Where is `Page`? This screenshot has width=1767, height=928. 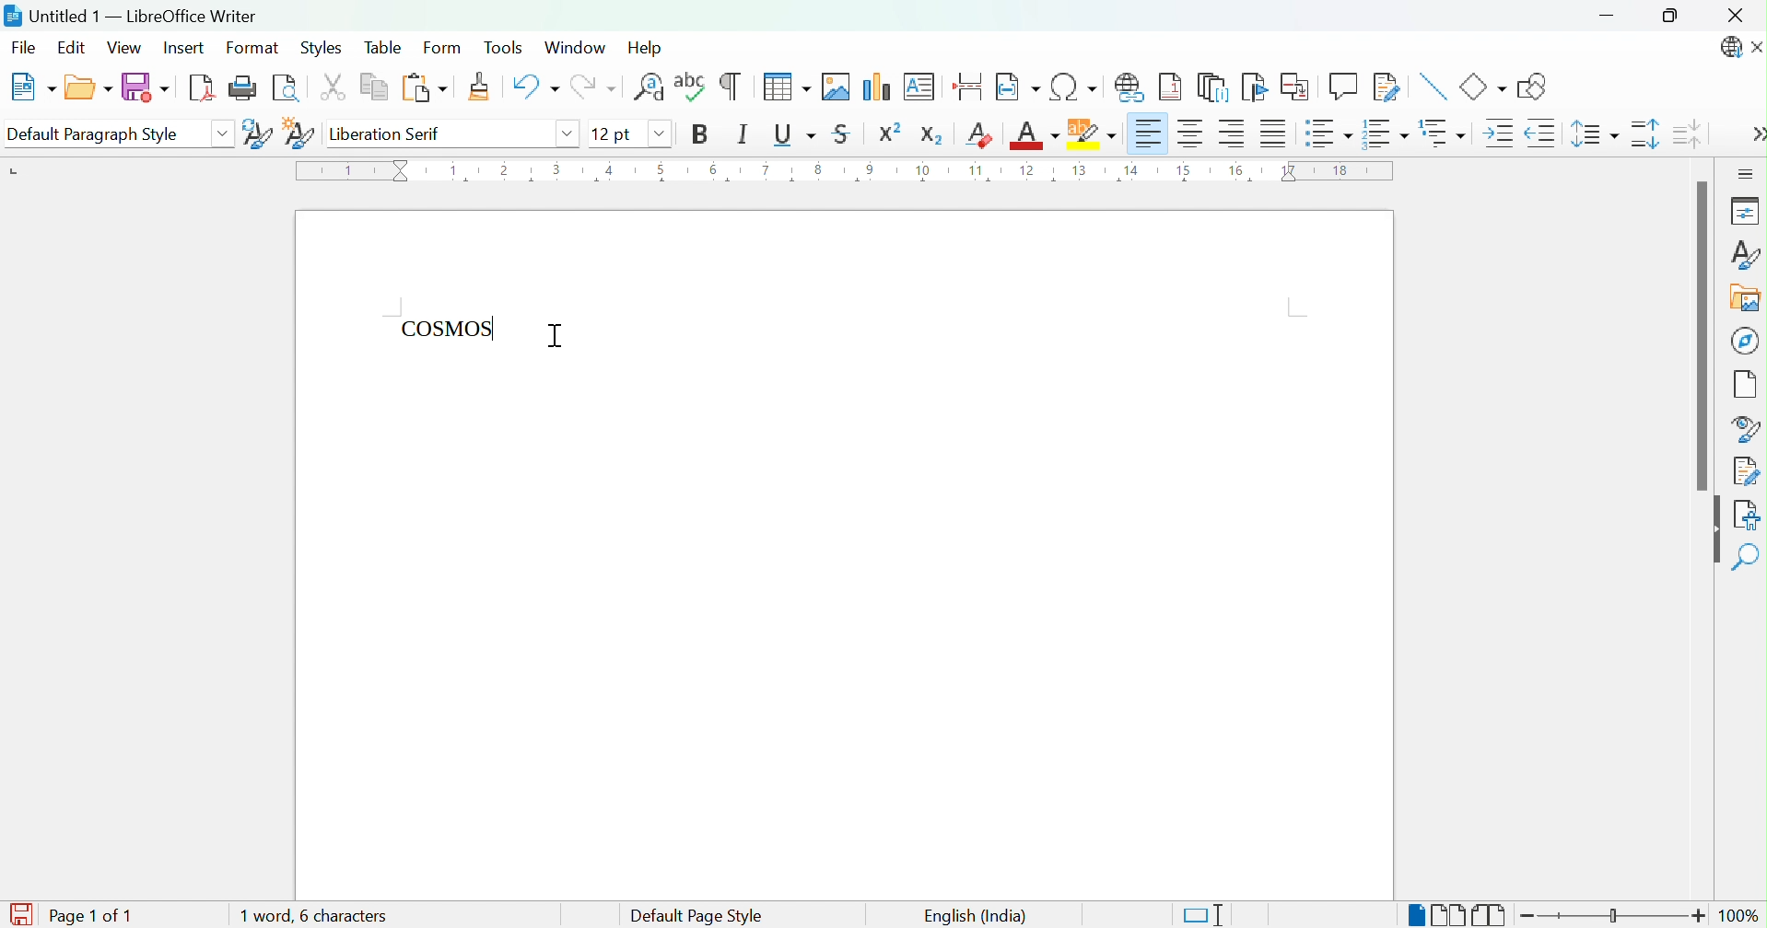
Page is located at coordinates (1747, 383).